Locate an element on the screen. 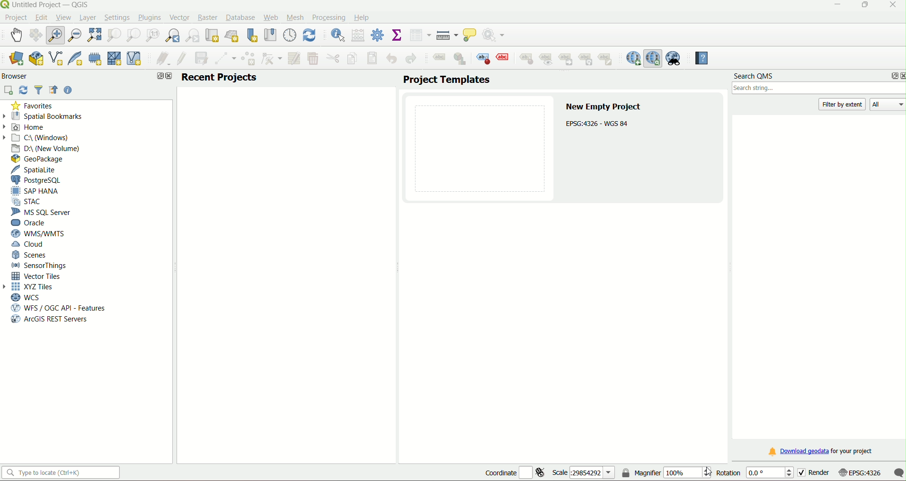  zoom to layer is located at coordinates (132, 35).